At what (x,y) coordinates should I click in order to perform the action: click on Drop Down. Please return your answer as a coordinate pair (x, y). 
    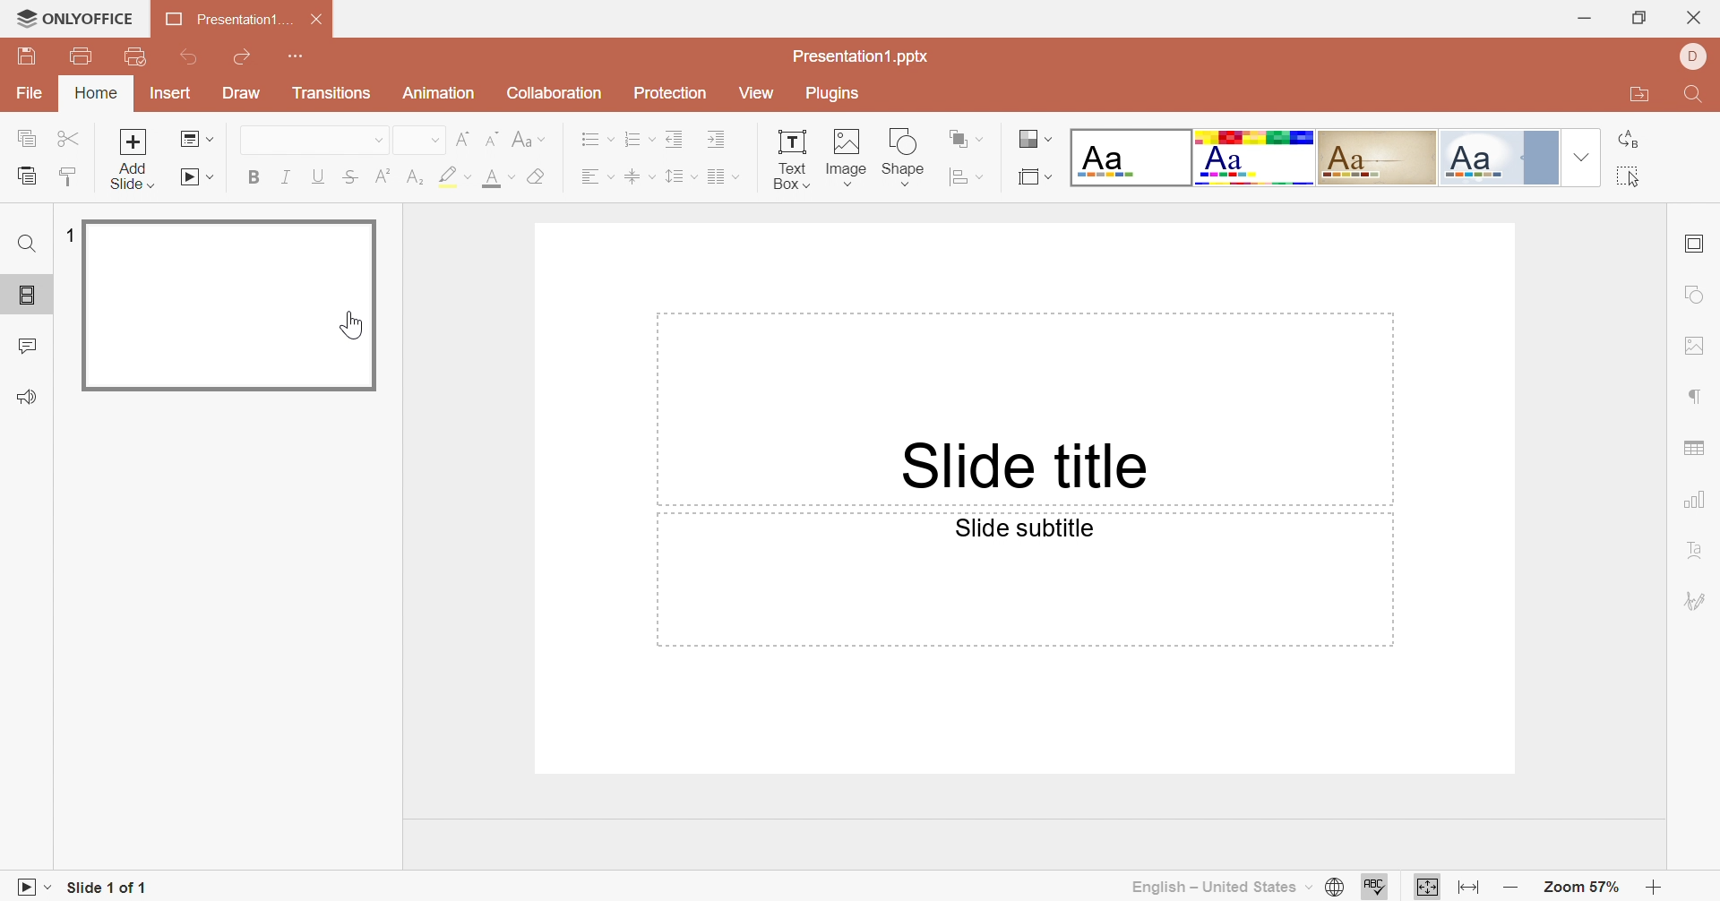
    Looking at the image, I should click on (653, 137).